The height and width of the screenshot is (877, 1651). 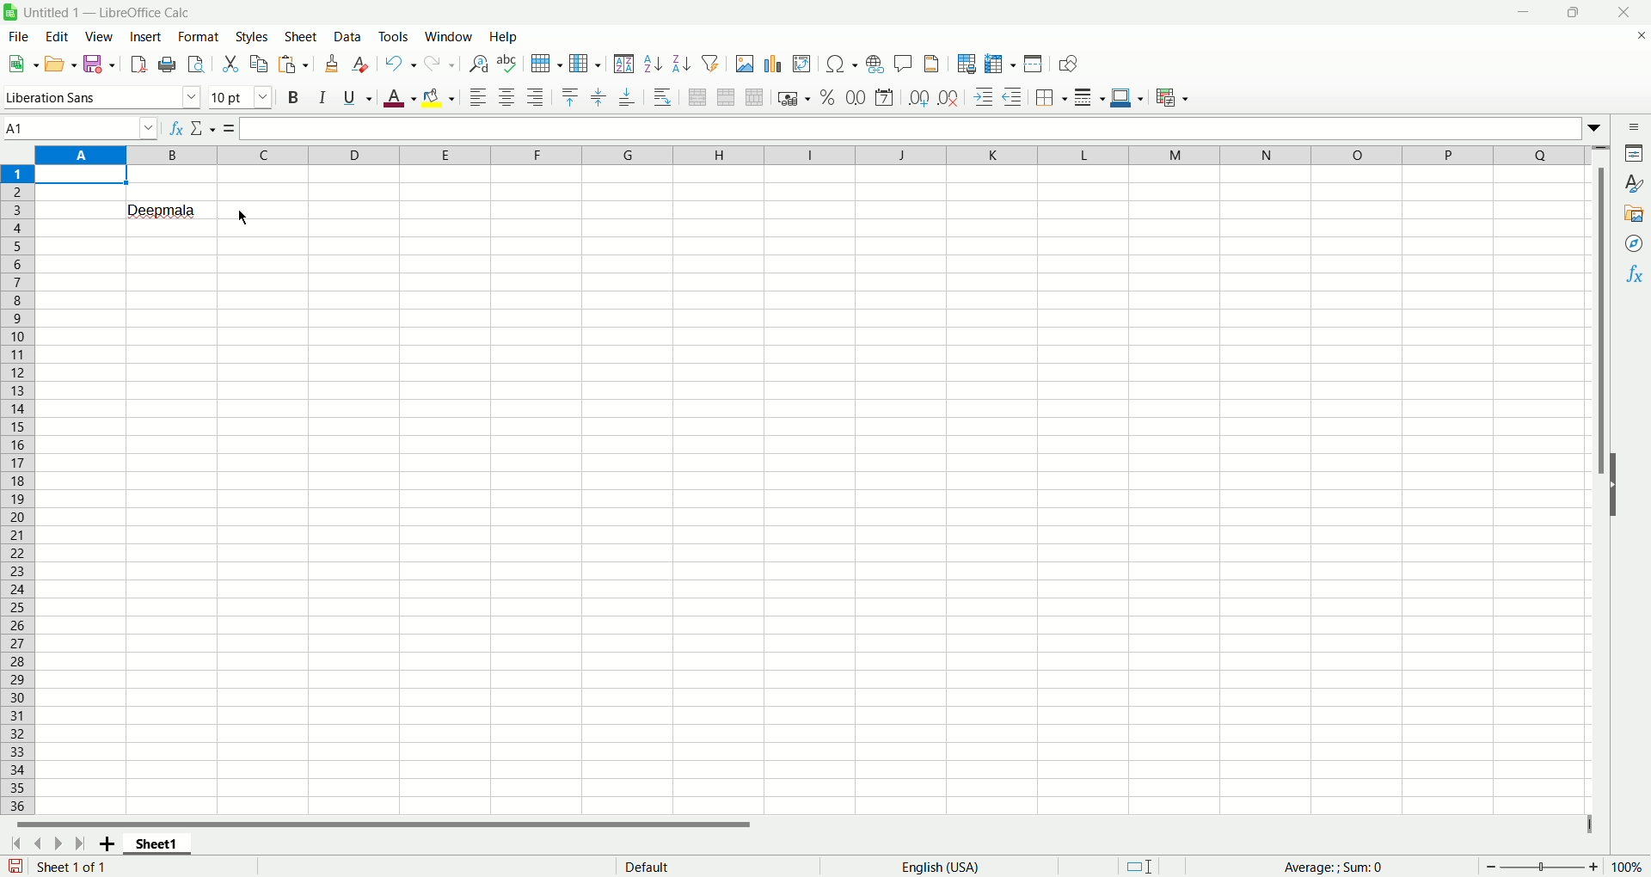 What do you see at coordinates (1001, 64) in the screenshot?
I see `Freeze rows and columns` at bounding box center [1001, 64].